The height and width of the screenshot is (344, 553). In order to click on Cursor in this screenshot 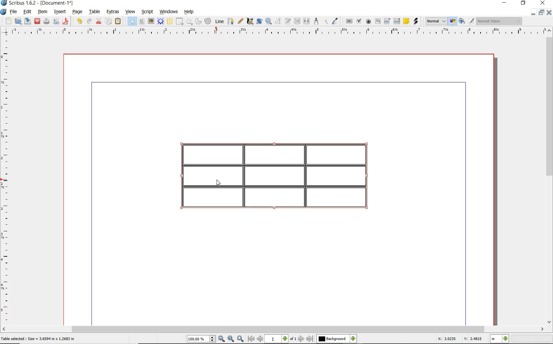, I will do `click(219, 182)`.